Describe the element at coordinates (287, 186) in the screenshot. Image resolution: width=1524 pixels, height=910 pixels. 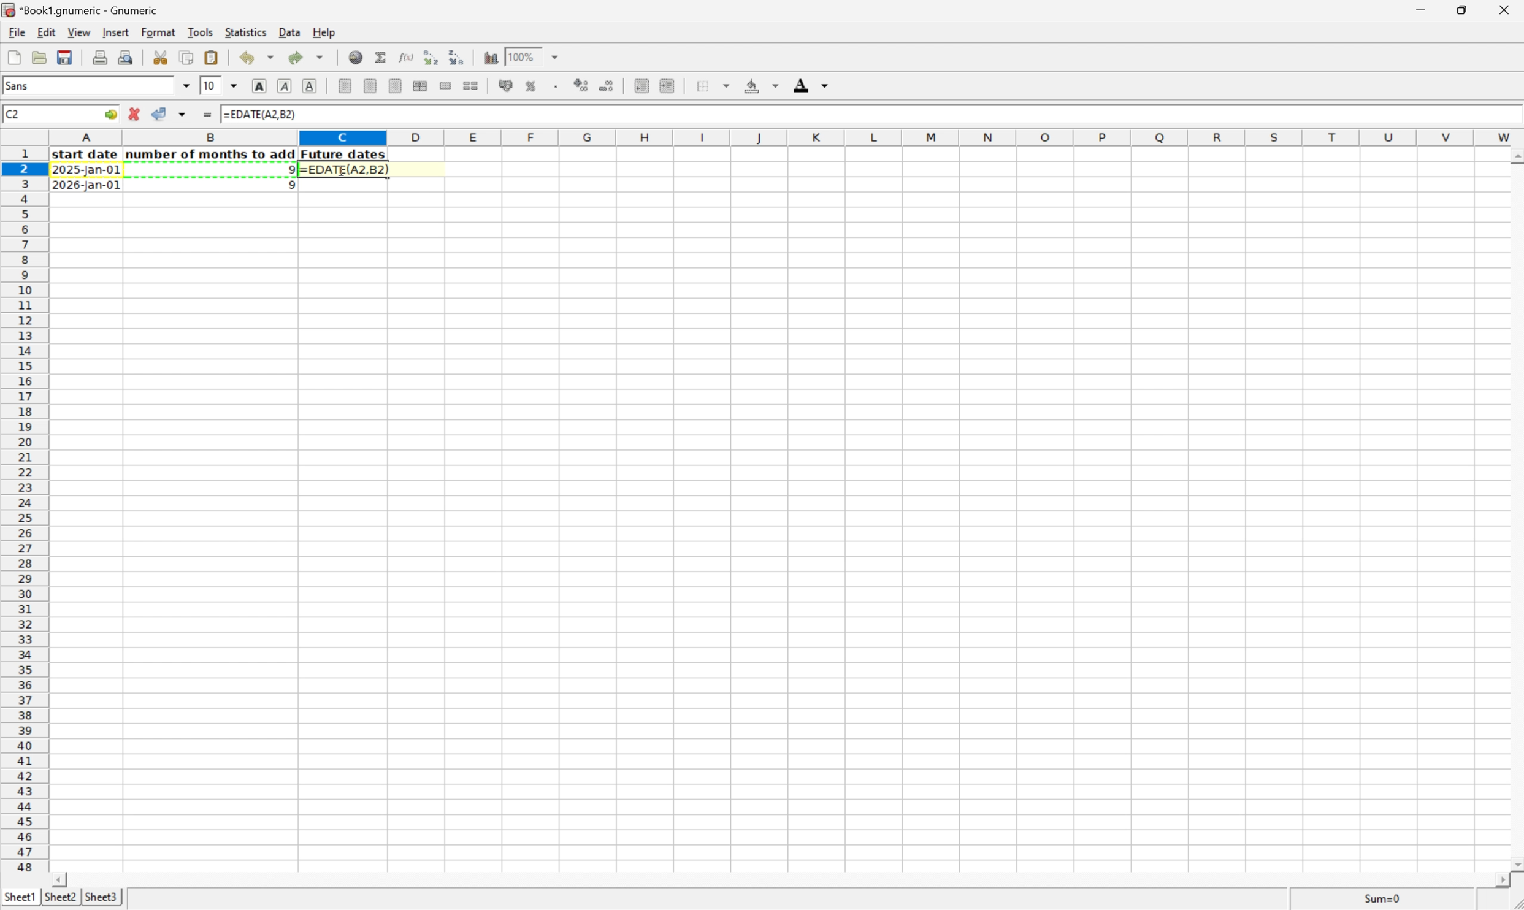
I see `9` at that location.